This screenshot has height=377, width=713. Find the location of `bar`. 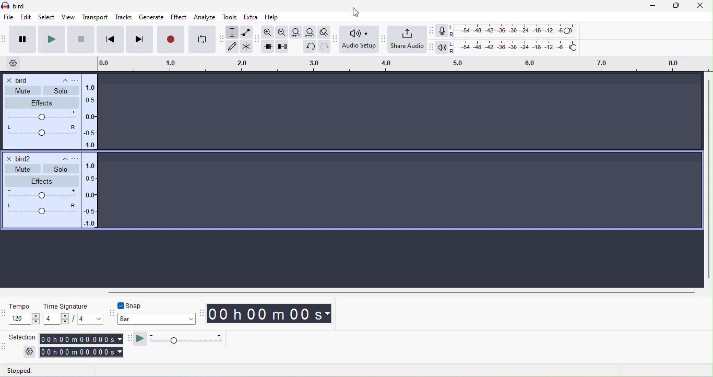

bar is located at coordinates (156, 319).